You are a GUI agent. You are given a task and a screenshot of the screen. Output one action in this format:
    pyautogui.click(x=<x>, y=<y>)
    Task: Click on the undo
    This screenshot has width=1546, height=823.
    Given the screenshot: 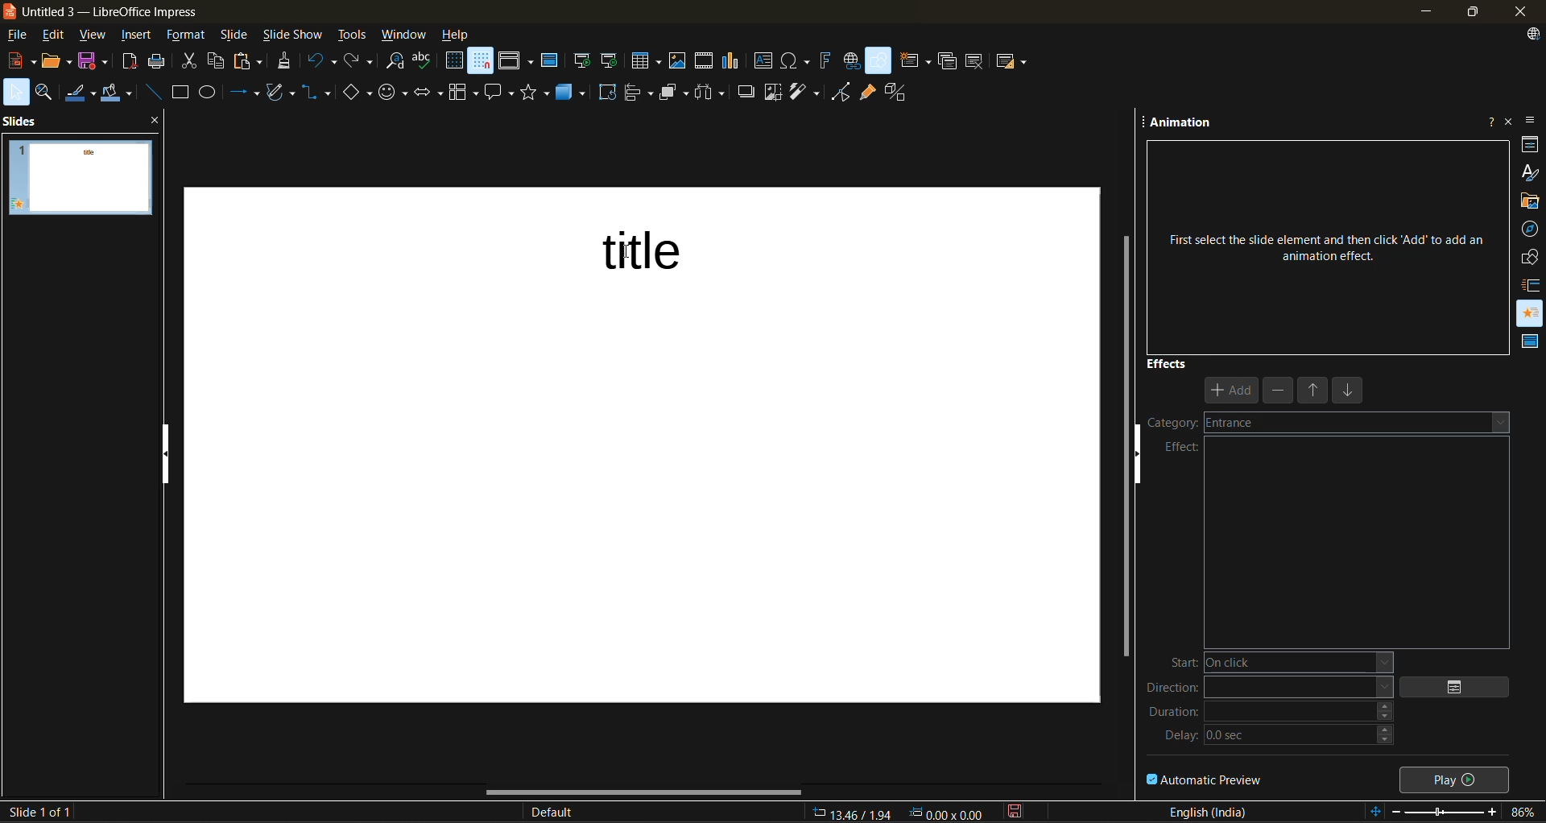 What is the action you would take?
    pyautogui.click(x=320, y=62)
    